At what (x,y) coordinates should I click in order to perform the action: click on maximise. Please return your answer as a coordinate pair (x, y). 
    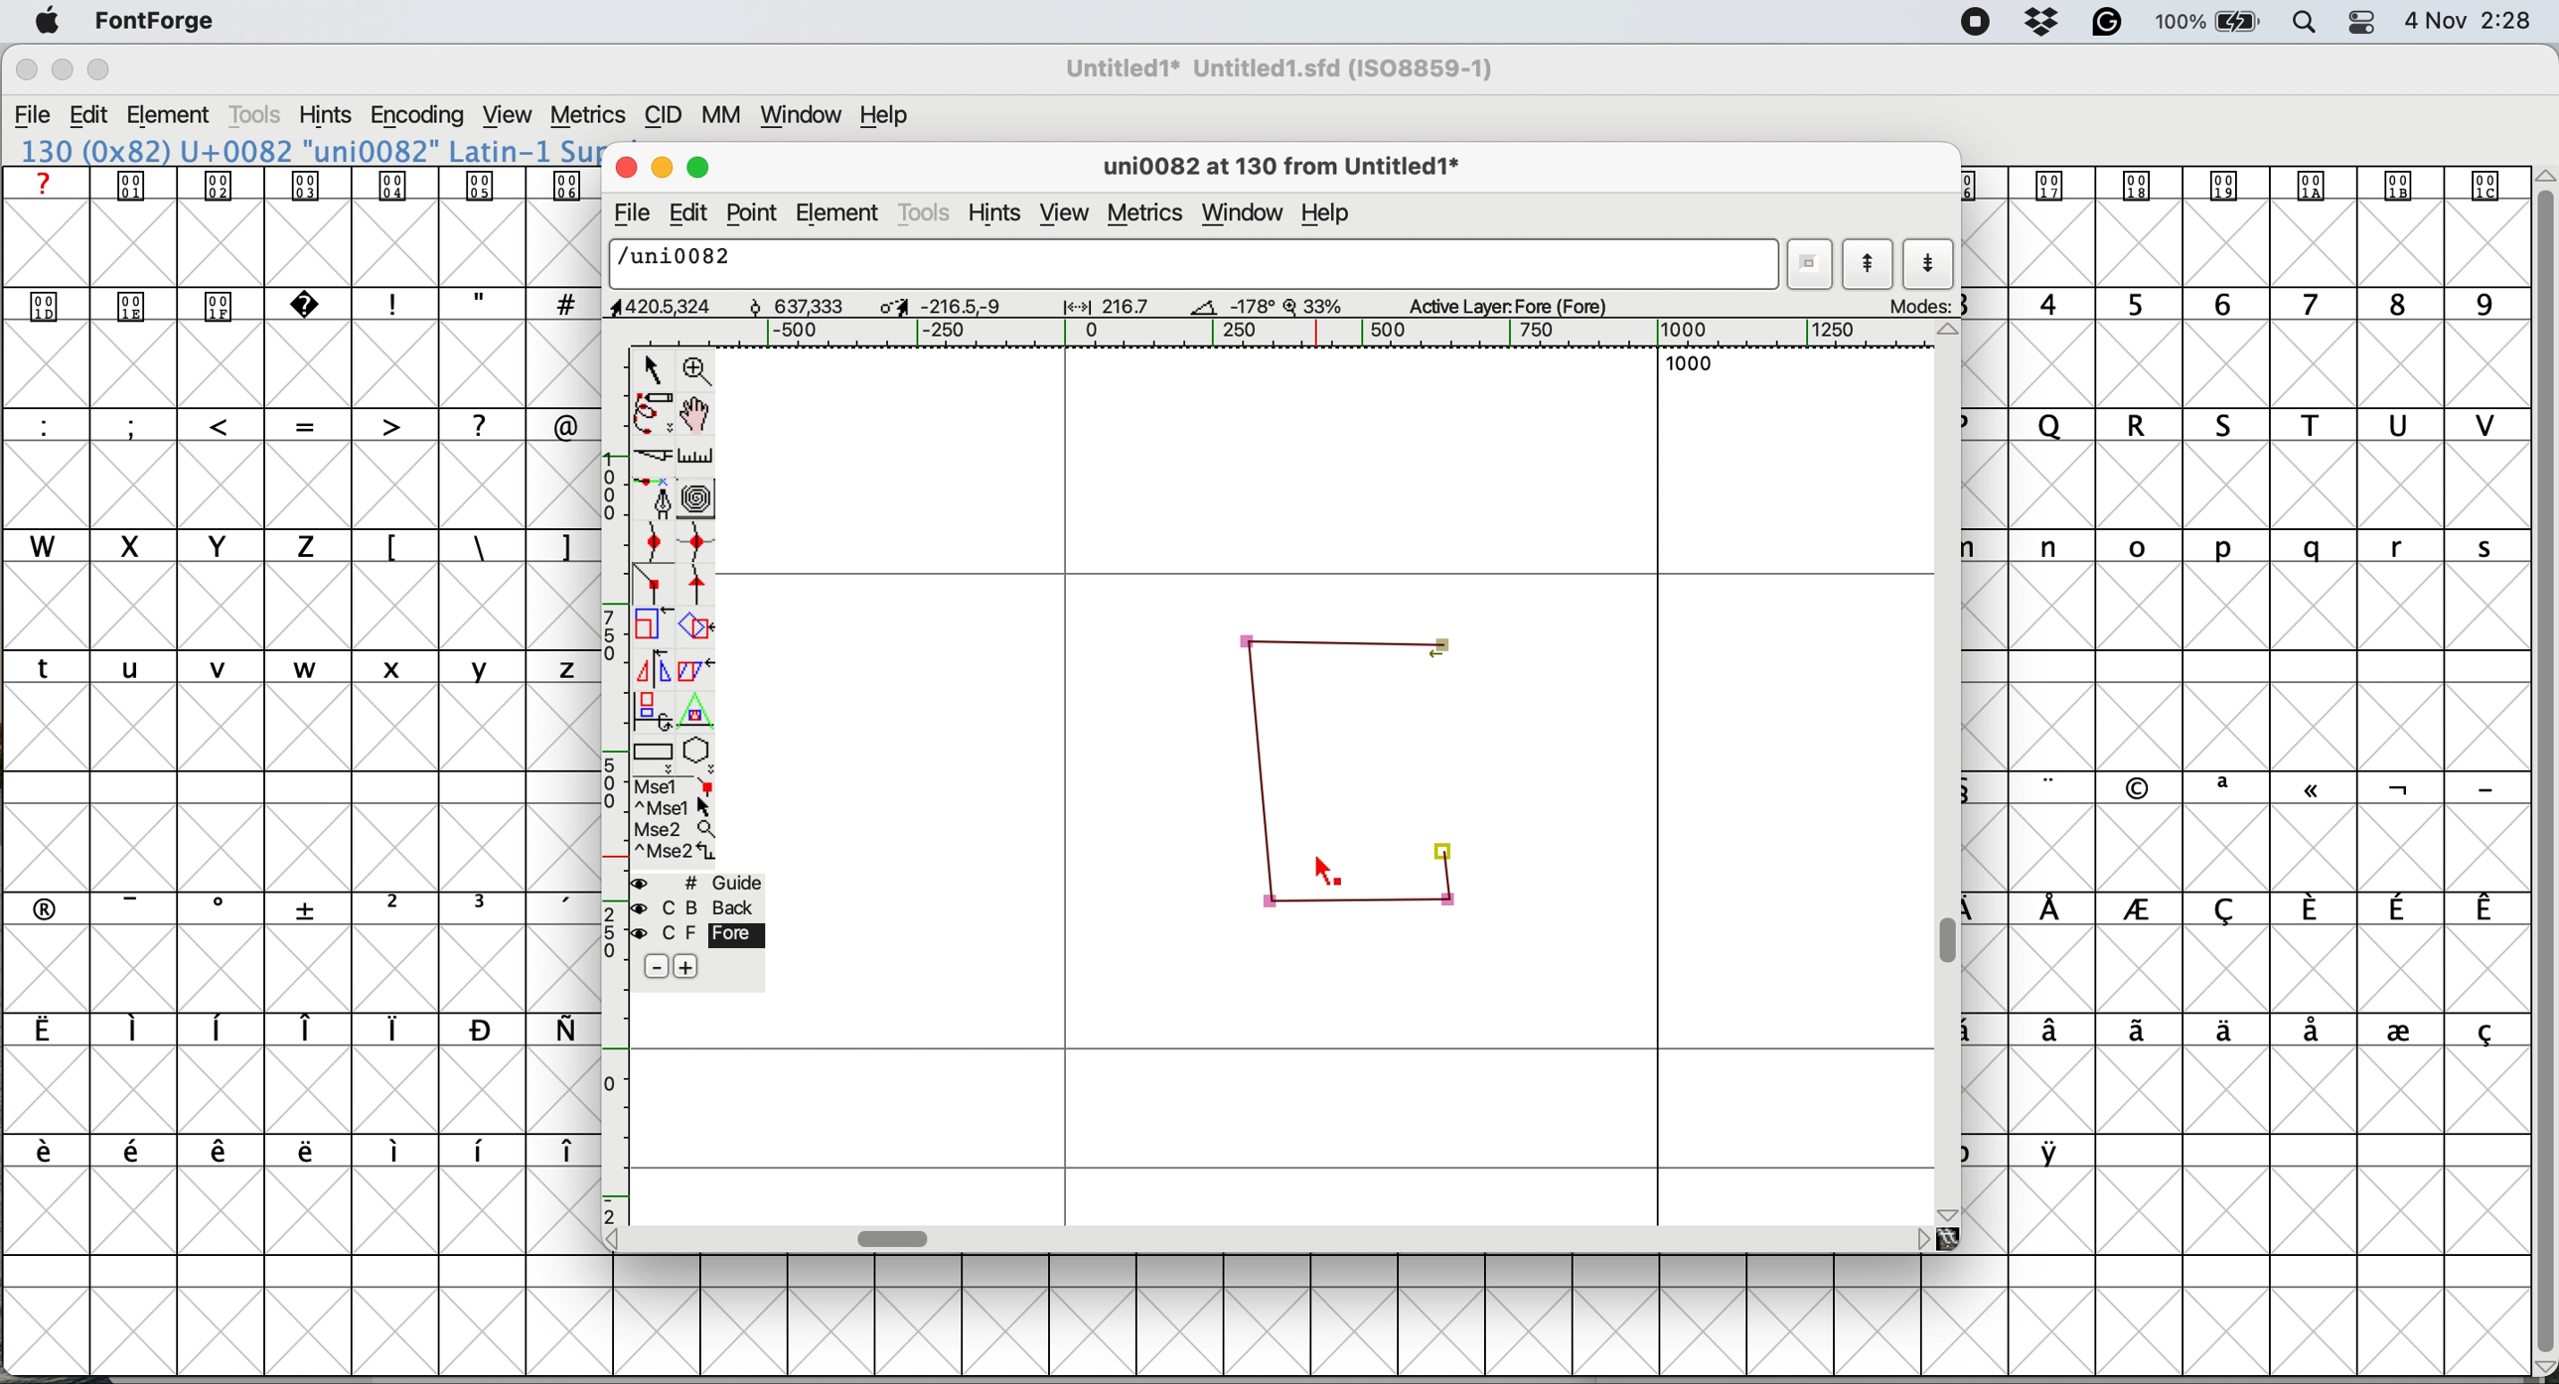
    Looking at the image, I should click on (702, 163).